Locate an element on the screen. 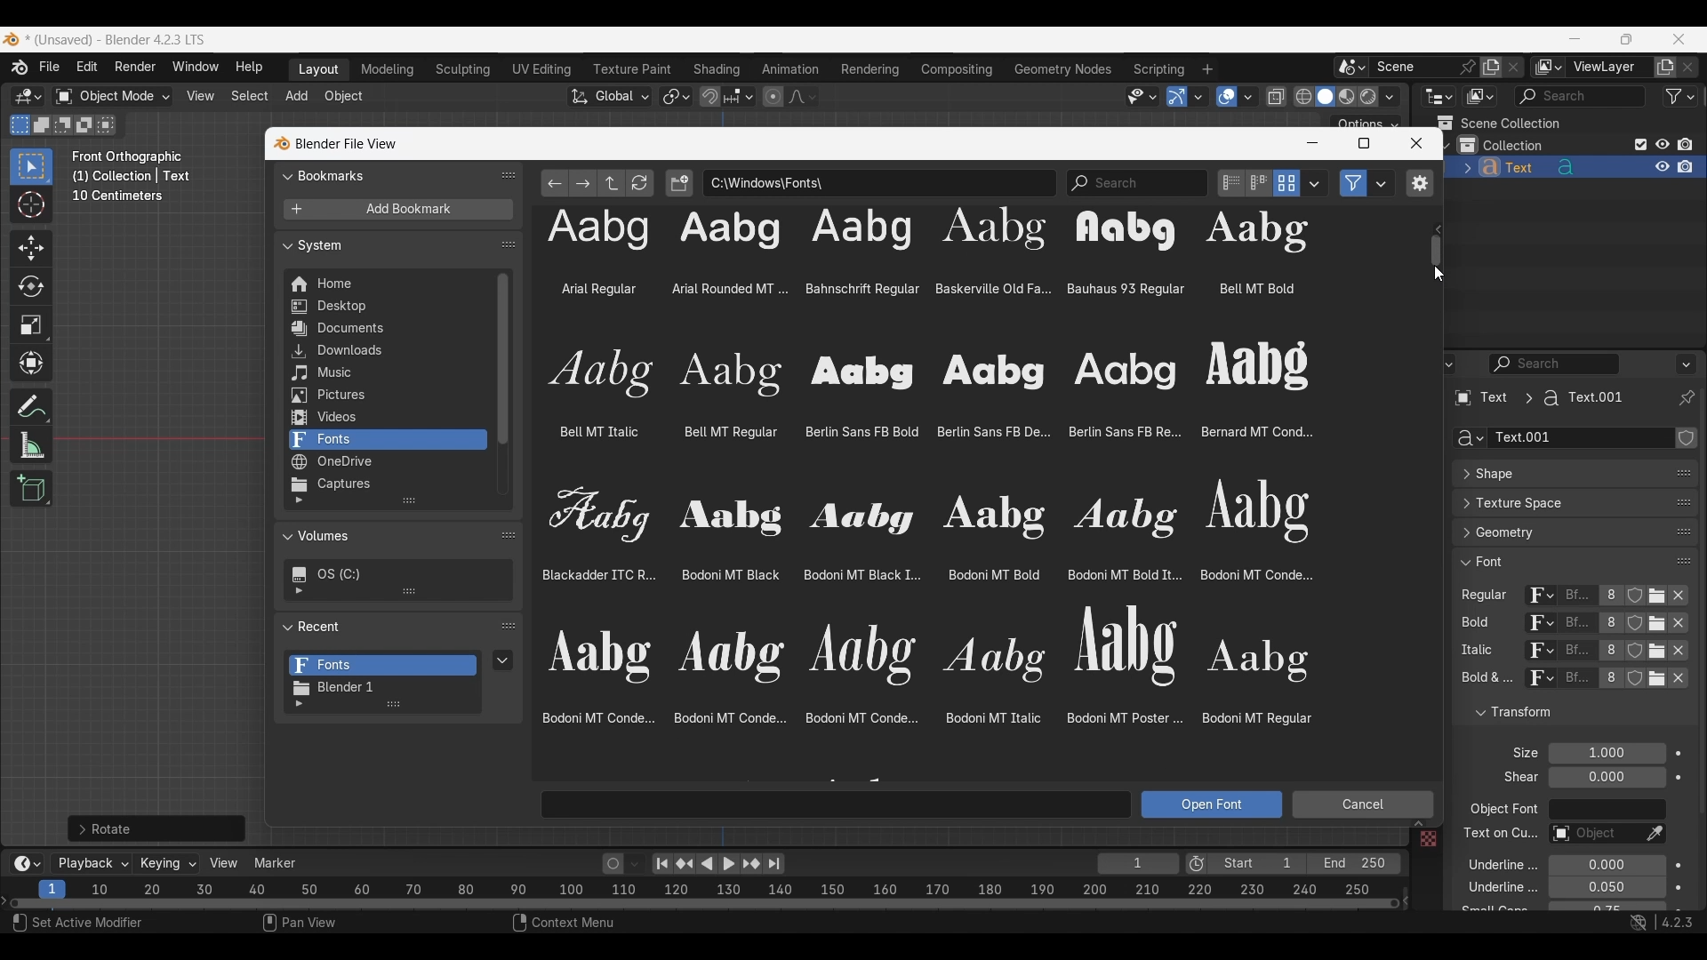 Image resolution: width=1707 pixels, height=960 pixels. Animation workspace is located at coordinates (790, 70).